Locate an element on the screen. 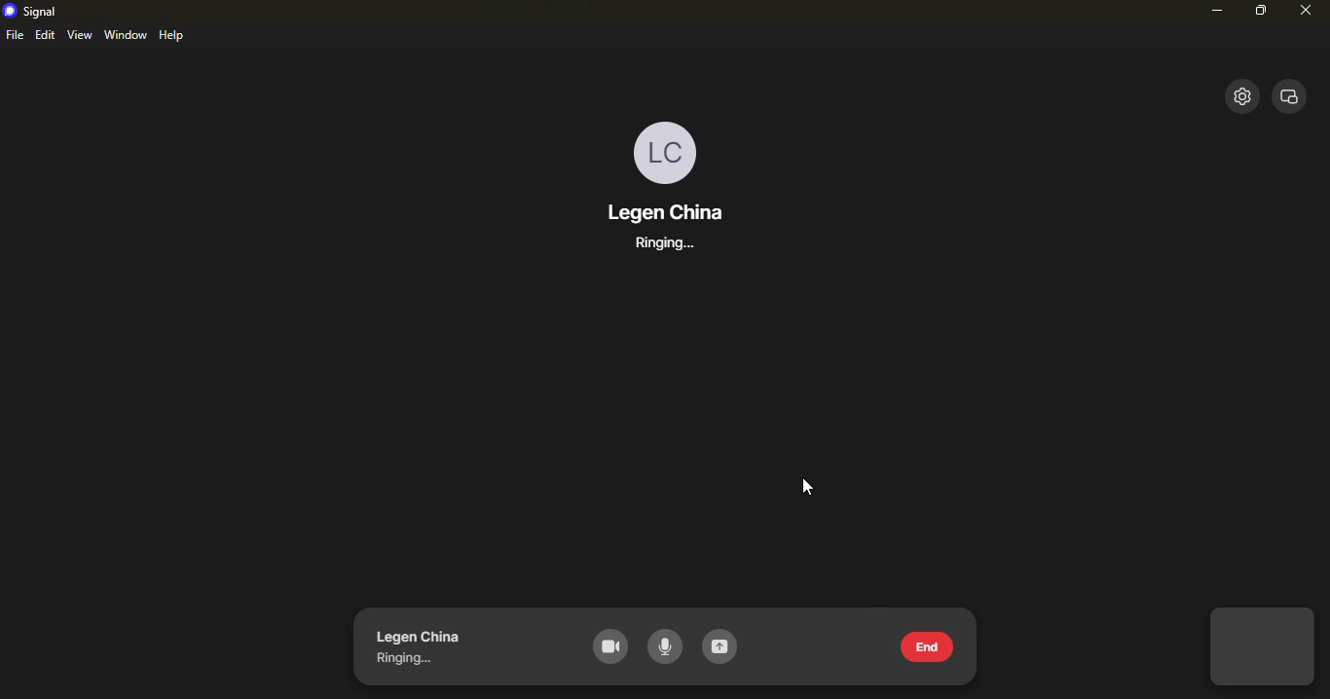 Image resolution: width=1330 pixels, height=699 pixels. edit is located at coordinates (45, 34).